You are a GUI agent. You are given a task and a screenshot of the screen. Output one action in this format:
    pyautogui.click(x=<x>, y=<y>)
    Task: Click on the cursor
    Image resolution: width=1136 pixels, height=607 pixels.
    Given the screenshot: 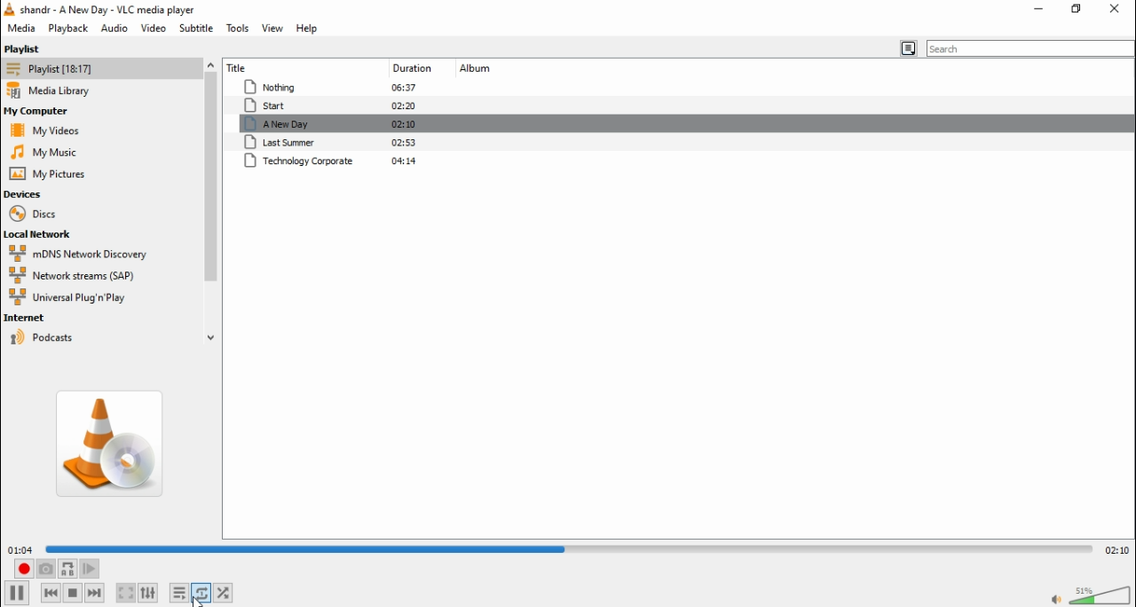 What is the action you would take?
    pyautogui.click(x=199, y=600)
    